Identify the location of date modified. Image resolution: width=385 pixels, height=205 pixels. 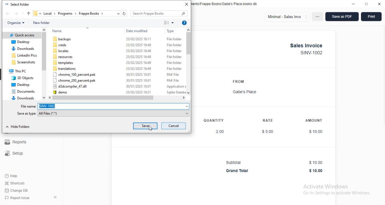
(137, 31).